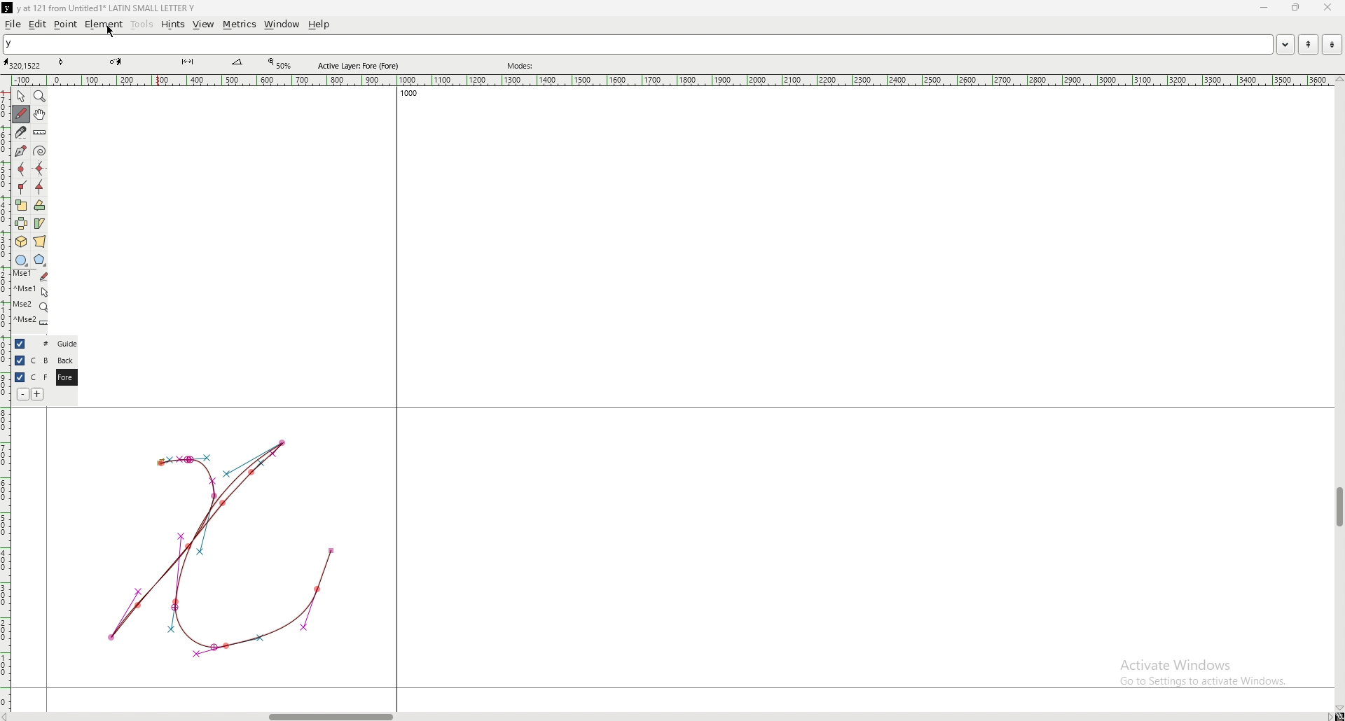 The height and width of the screenshot is (721, 1345). I want to click on tools, so click(142, 24).